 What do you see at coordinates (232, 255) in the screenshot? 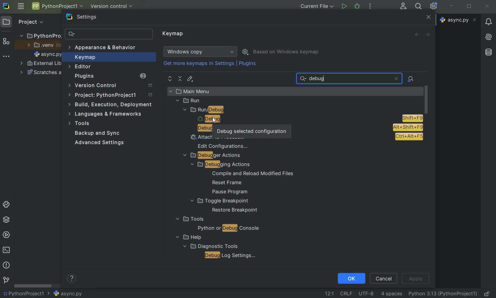
I see `debug log settings` at bounding box center [232, 255].